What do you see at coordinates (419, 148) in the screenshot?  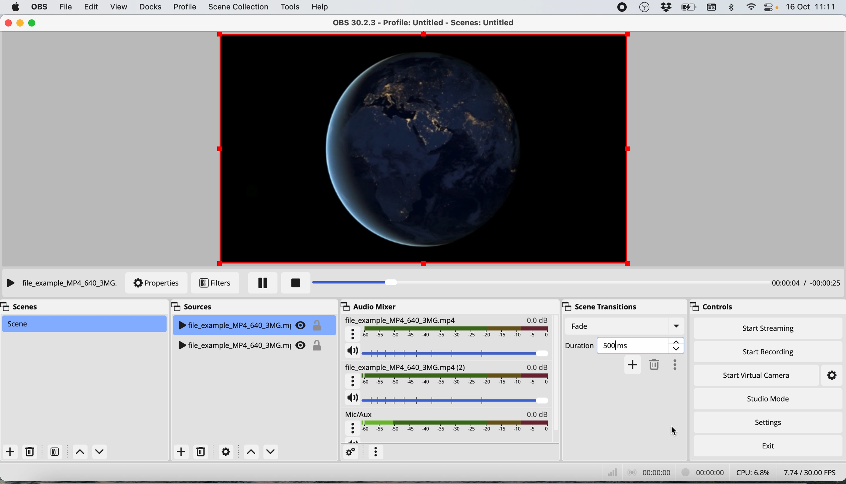 I see `current source` at bounding box center [419, 148].